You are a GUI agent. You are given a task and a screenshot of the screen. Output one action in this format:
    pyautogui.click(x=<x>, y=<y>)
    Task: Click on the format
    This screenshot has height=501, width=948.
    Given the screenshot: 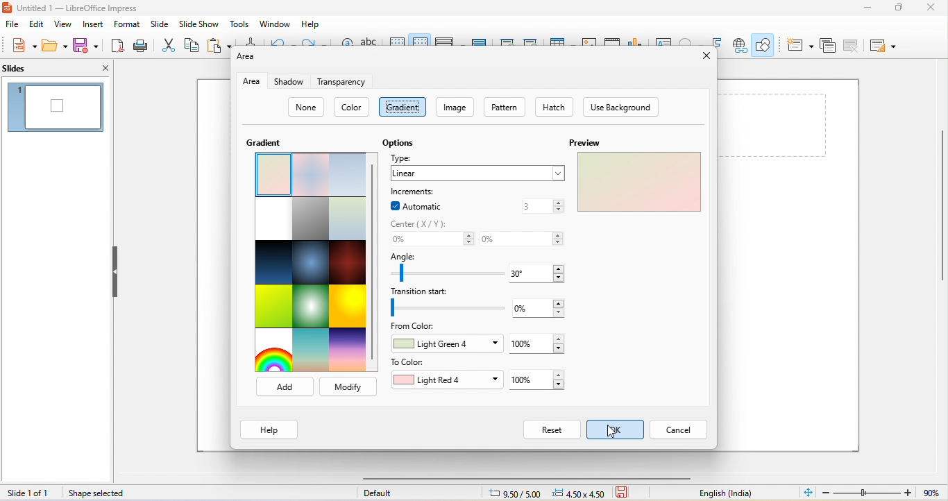 What is the action you would take?
    pyautogui.click(x=125, y=24)
    